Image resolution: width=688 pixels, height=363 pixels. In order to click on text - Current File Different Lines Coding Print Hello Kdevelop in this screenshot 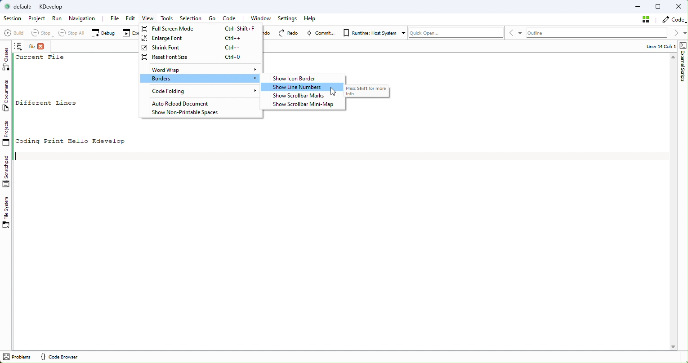, I will do `click(77, 99)`.